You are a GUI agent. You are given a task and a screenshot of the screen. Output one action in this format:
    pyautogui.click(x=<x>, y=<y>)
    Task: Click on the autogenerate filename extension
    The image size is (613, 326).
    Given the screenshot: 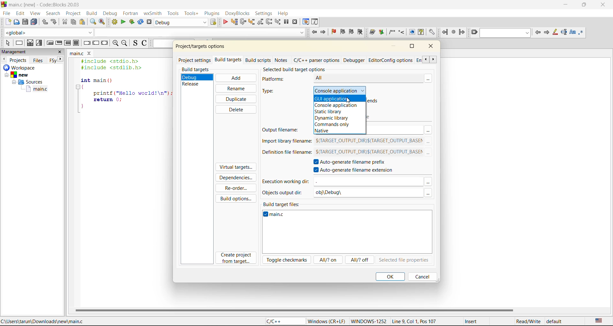 What is the action you would take?
    pyautogui.click(x=352, y=171)
    